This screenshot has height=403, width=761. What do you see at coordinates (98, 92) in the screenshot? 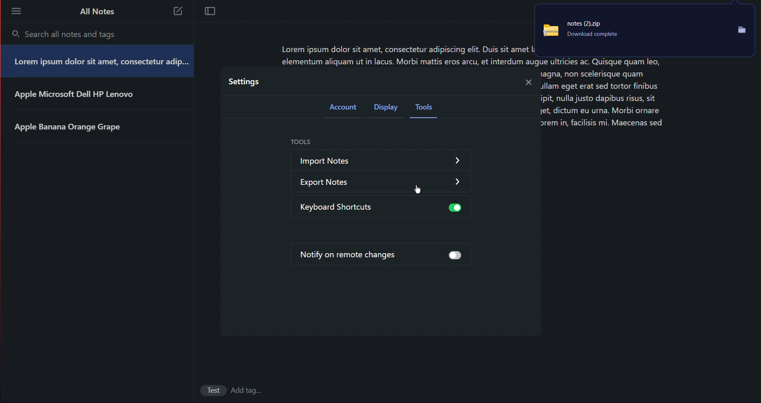
I see `Note 2 ` at bounding box center [98, 92].